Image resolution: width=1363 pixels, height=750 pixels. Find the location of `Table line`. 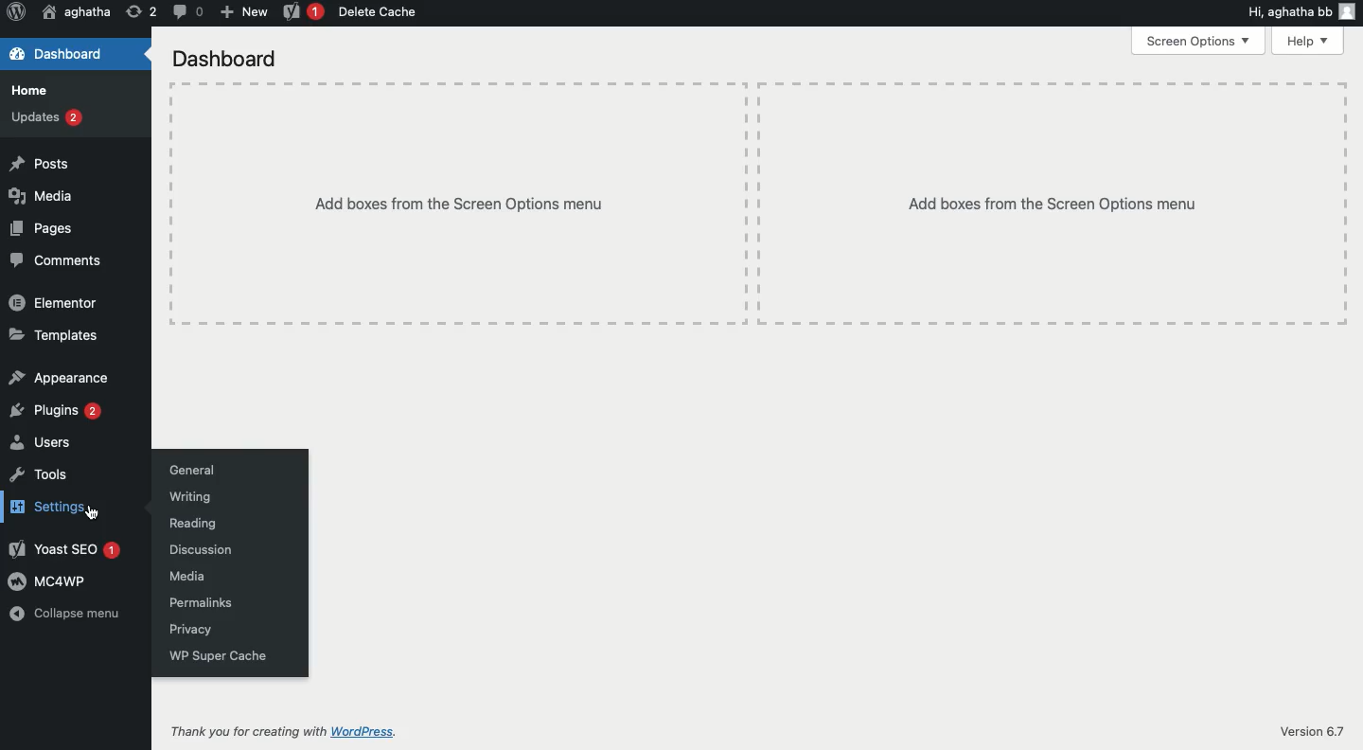

Table line is located at coordinates (1344, 205).